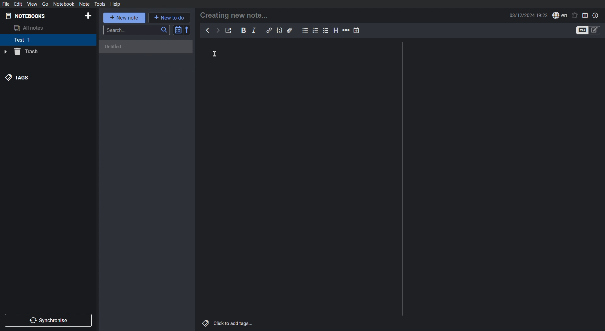 The width and height of the screenshot is (605, 331). What do you see at coordinates (25, 16) in the screenshot?
I see `Notebooks` at bounding box center [25, 16].